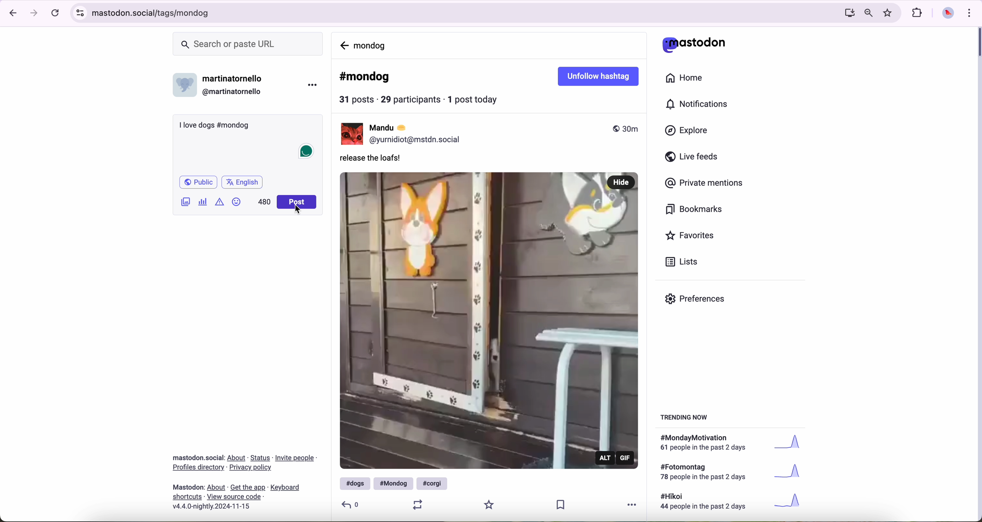 This screenshot has width=982, height=522. I want to click on explore, so click(688, 131).